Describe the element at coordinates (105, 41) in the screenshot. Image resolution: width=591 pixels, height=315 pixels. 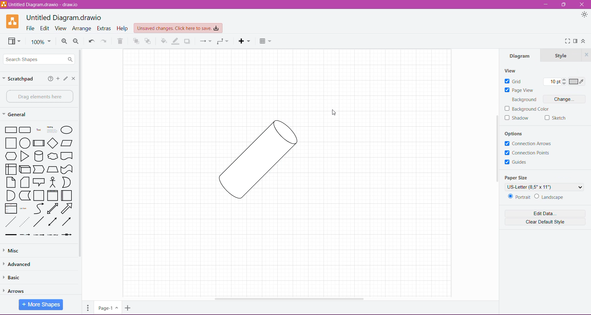
I see `Redo` at that location.